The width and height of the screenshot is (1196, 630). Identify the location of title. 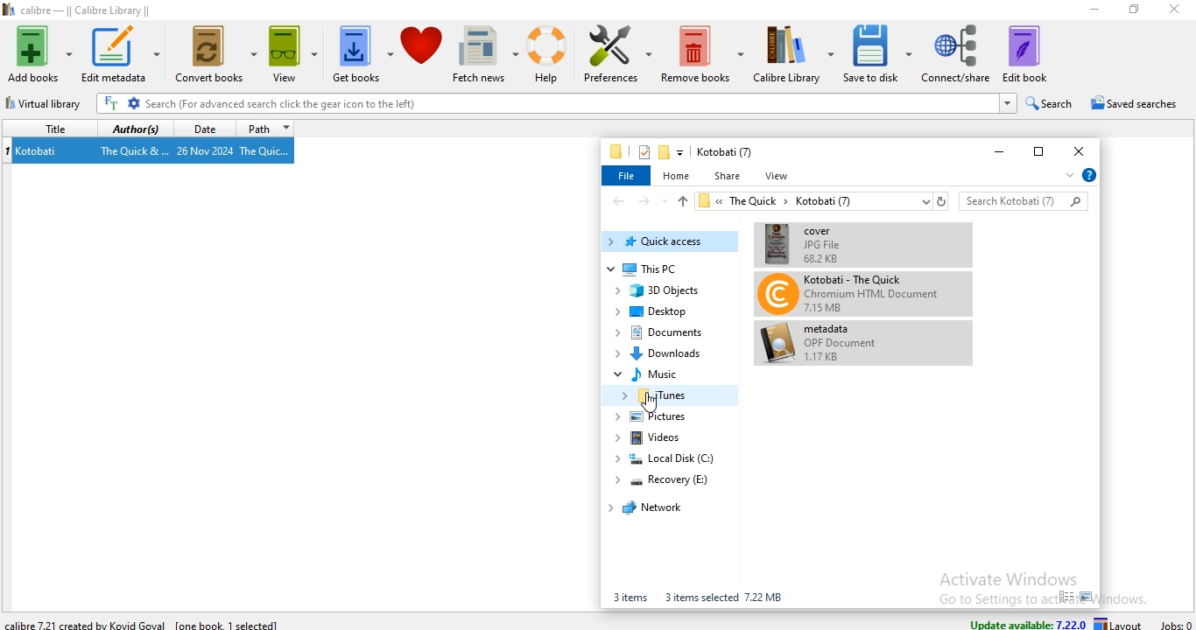
(46, 127).